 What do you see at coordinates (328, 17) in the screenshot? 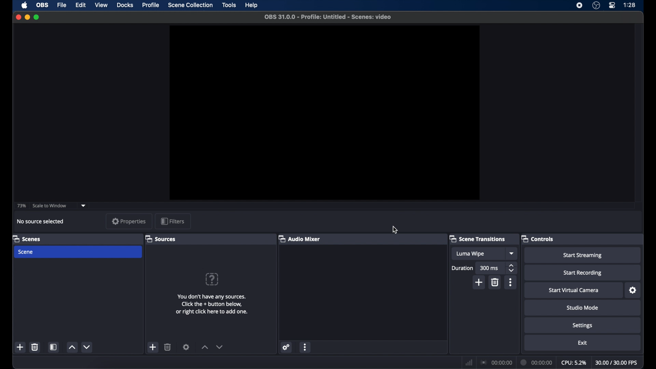
I see `file name` at bounding box center [328, 17].